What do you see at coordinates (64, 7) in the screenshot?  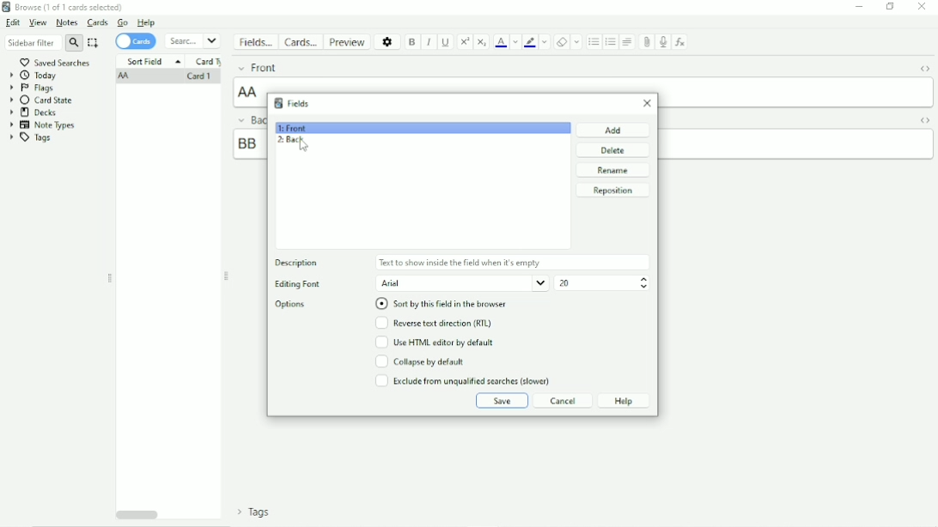 I see `Browse (1 of 1 cards selected)` at bounding box center [64, 7].